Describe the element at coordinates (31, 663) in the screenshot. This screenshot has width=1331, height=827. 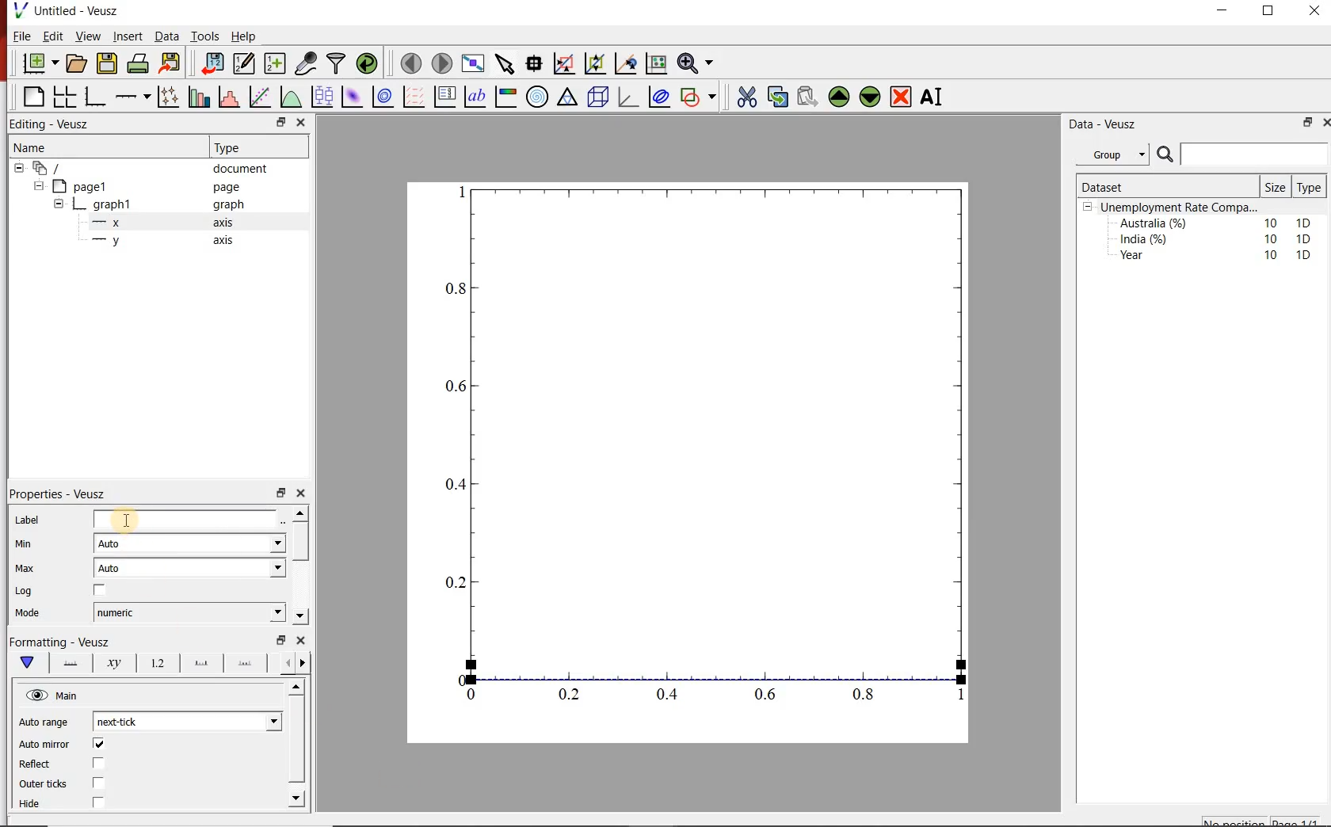
I see `main` at that location.